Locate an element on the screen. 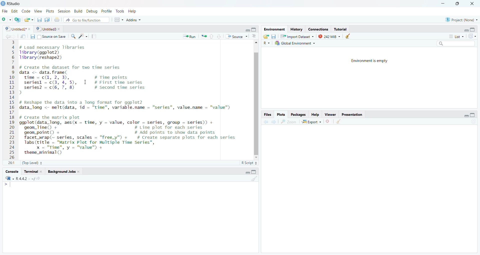 The image size is (480, 255). Maximize is located at coordinates (473, 30).